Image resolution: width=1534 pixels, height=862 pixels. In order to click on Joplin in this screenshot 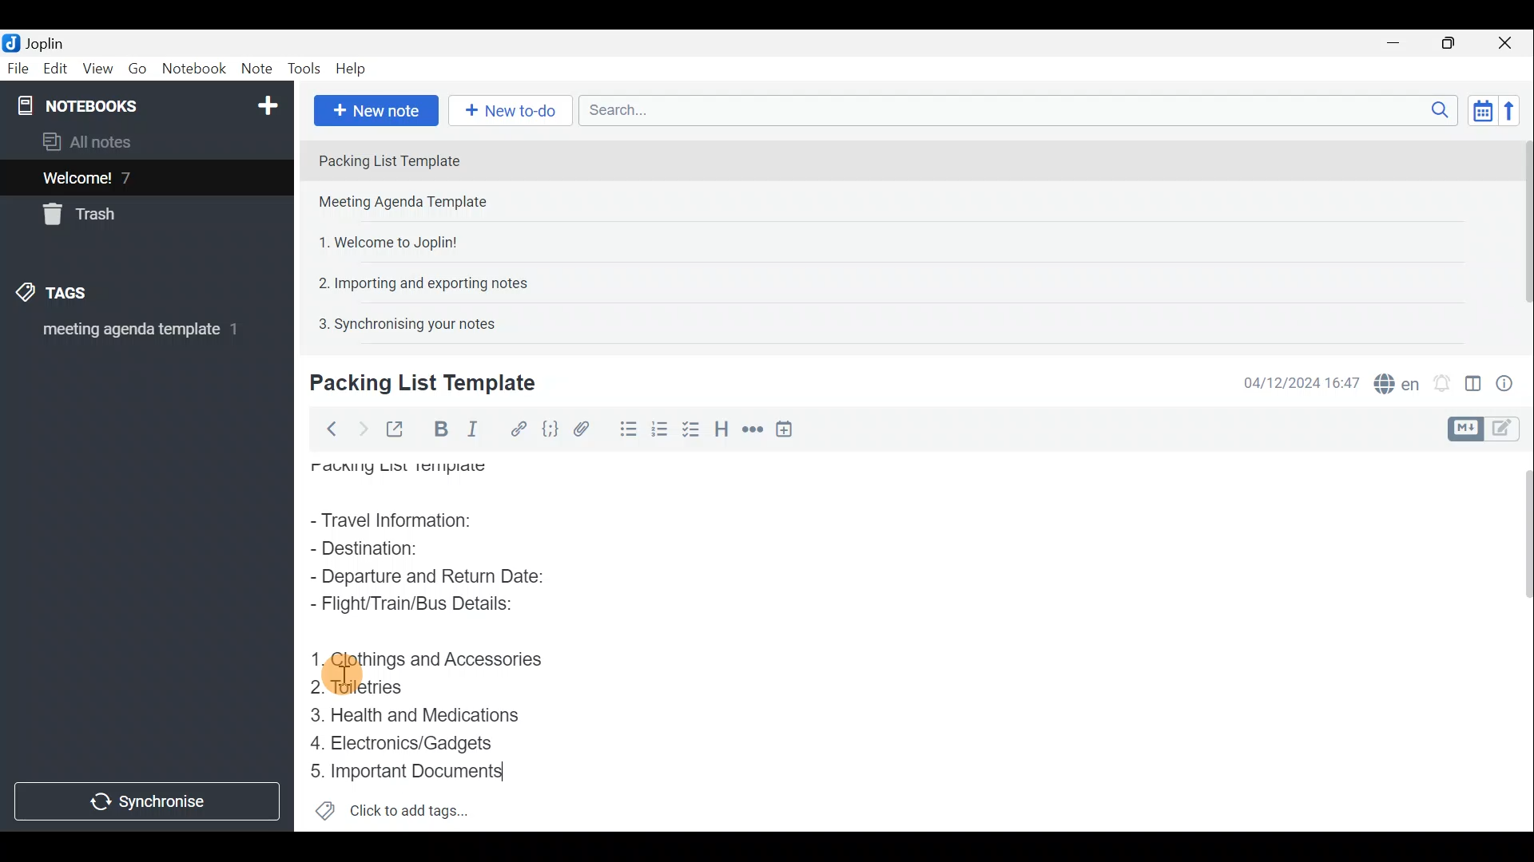, I will do `click(38, 42)`.